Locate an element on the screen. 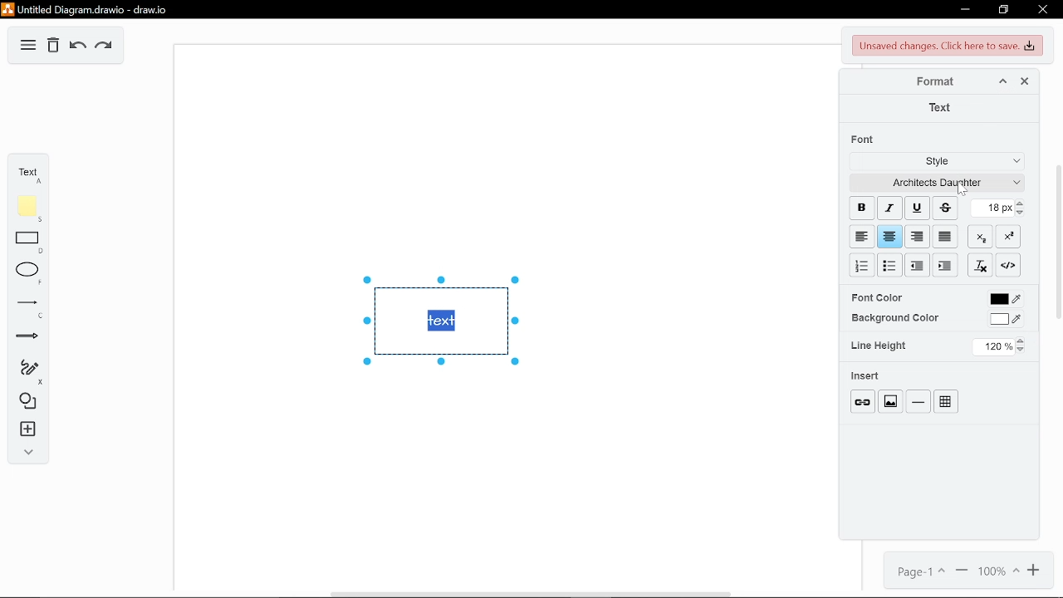 Image resolution: width=1063 pixels, height=598 pixels. bold is located at coordinates (860, 208).